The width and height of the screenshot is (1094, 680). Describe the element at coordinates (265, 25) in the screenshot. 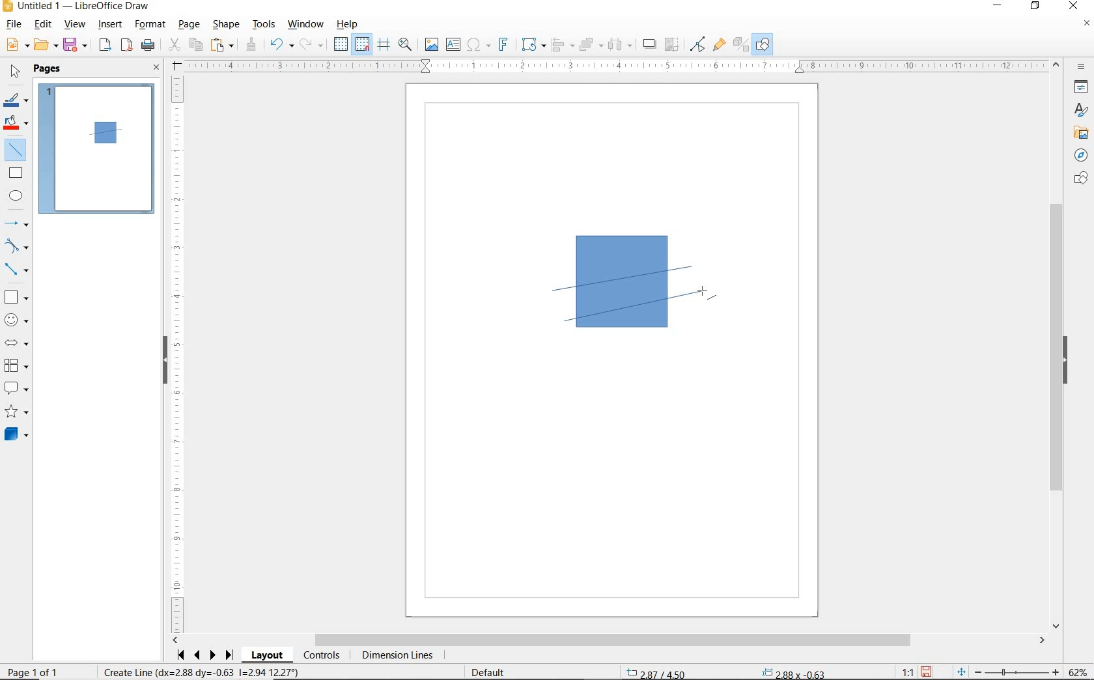

I see `TOOLS` at that location.